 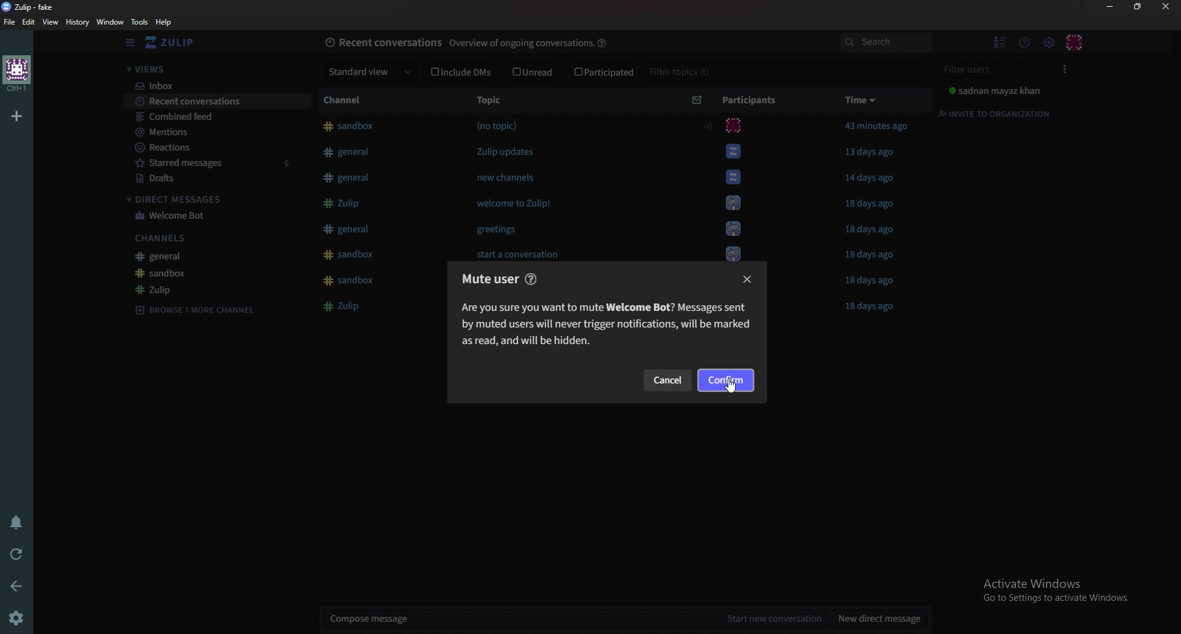 I want to click on Hide user list, so click(x=1000, y=41).